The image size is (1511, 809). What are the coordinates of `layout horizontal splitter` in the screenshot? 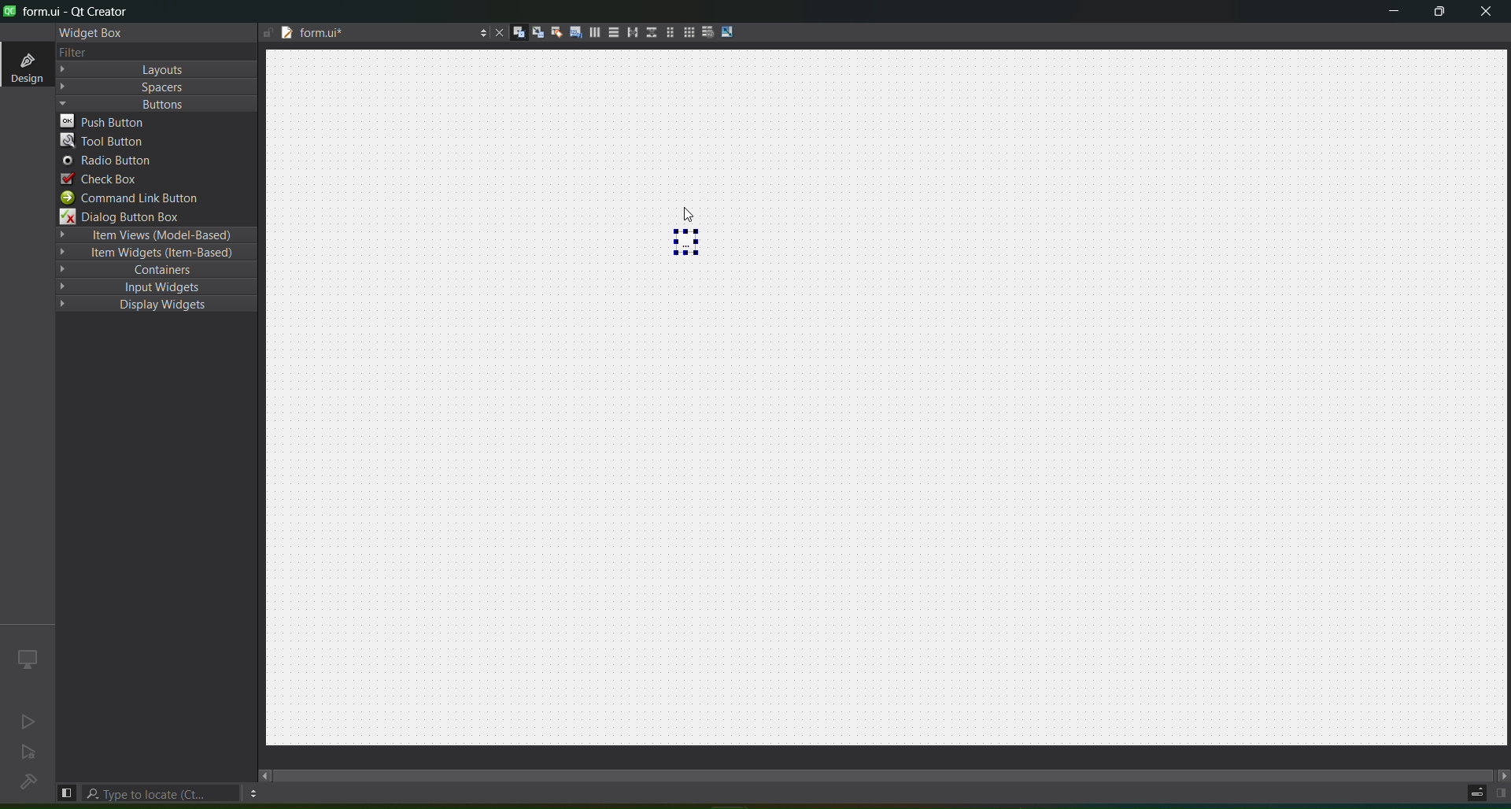 It's located at (630, 32).